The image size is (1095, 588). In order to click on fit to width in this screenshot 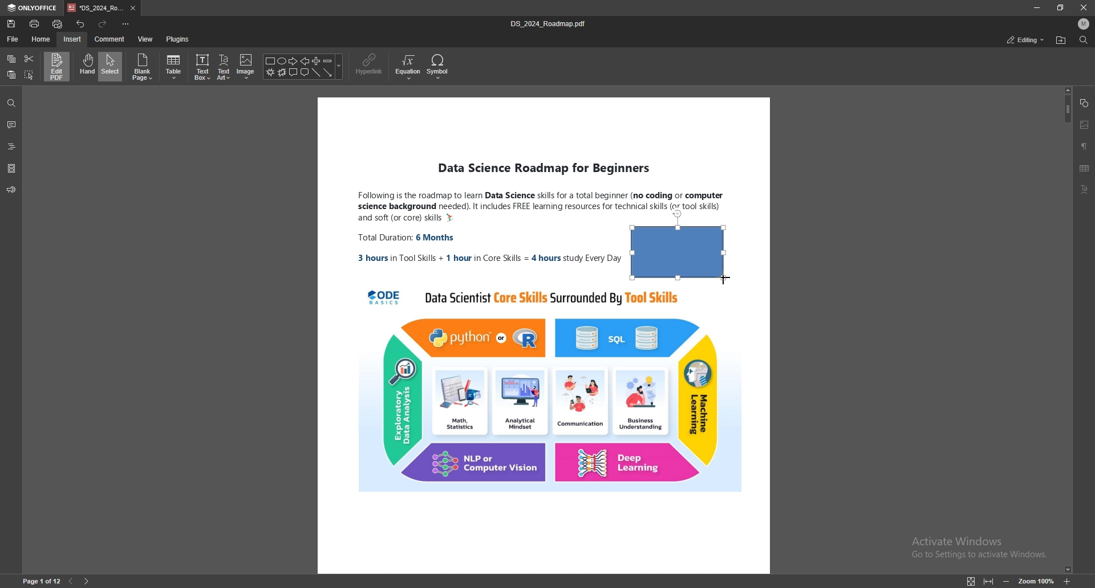, I will do `click(990, 583)`.